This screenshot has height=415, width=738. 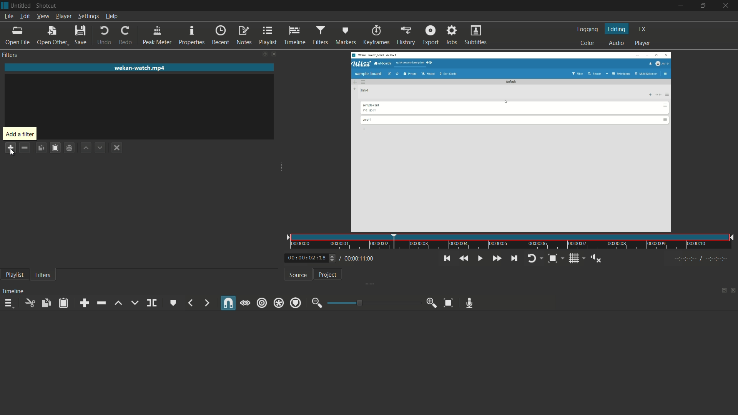 What do you see at coordinates (157, 35) in the screenshot?
I see `peak meter` at bounding box center [157, 35].